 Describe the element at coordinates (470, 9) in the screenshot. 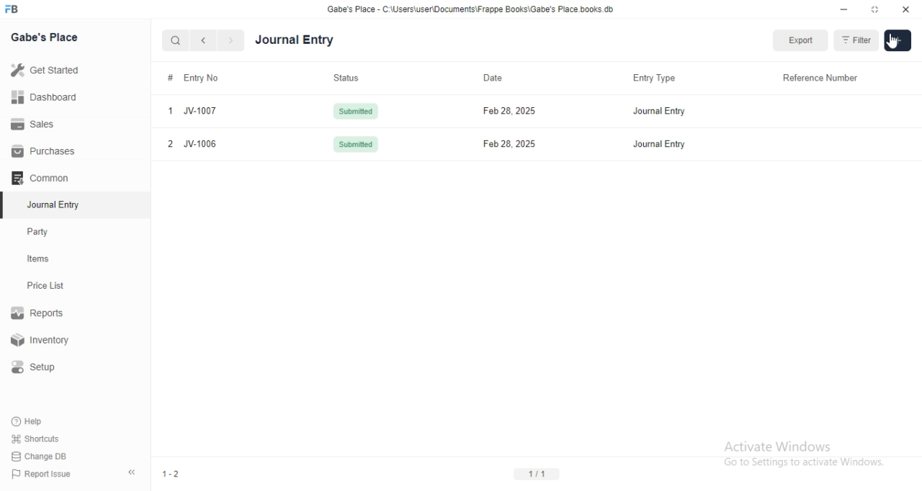

I see `‘Gabe's Place - C\UsersiuserDocuments\Frappe Books\Gabe's Place books db` at that location.